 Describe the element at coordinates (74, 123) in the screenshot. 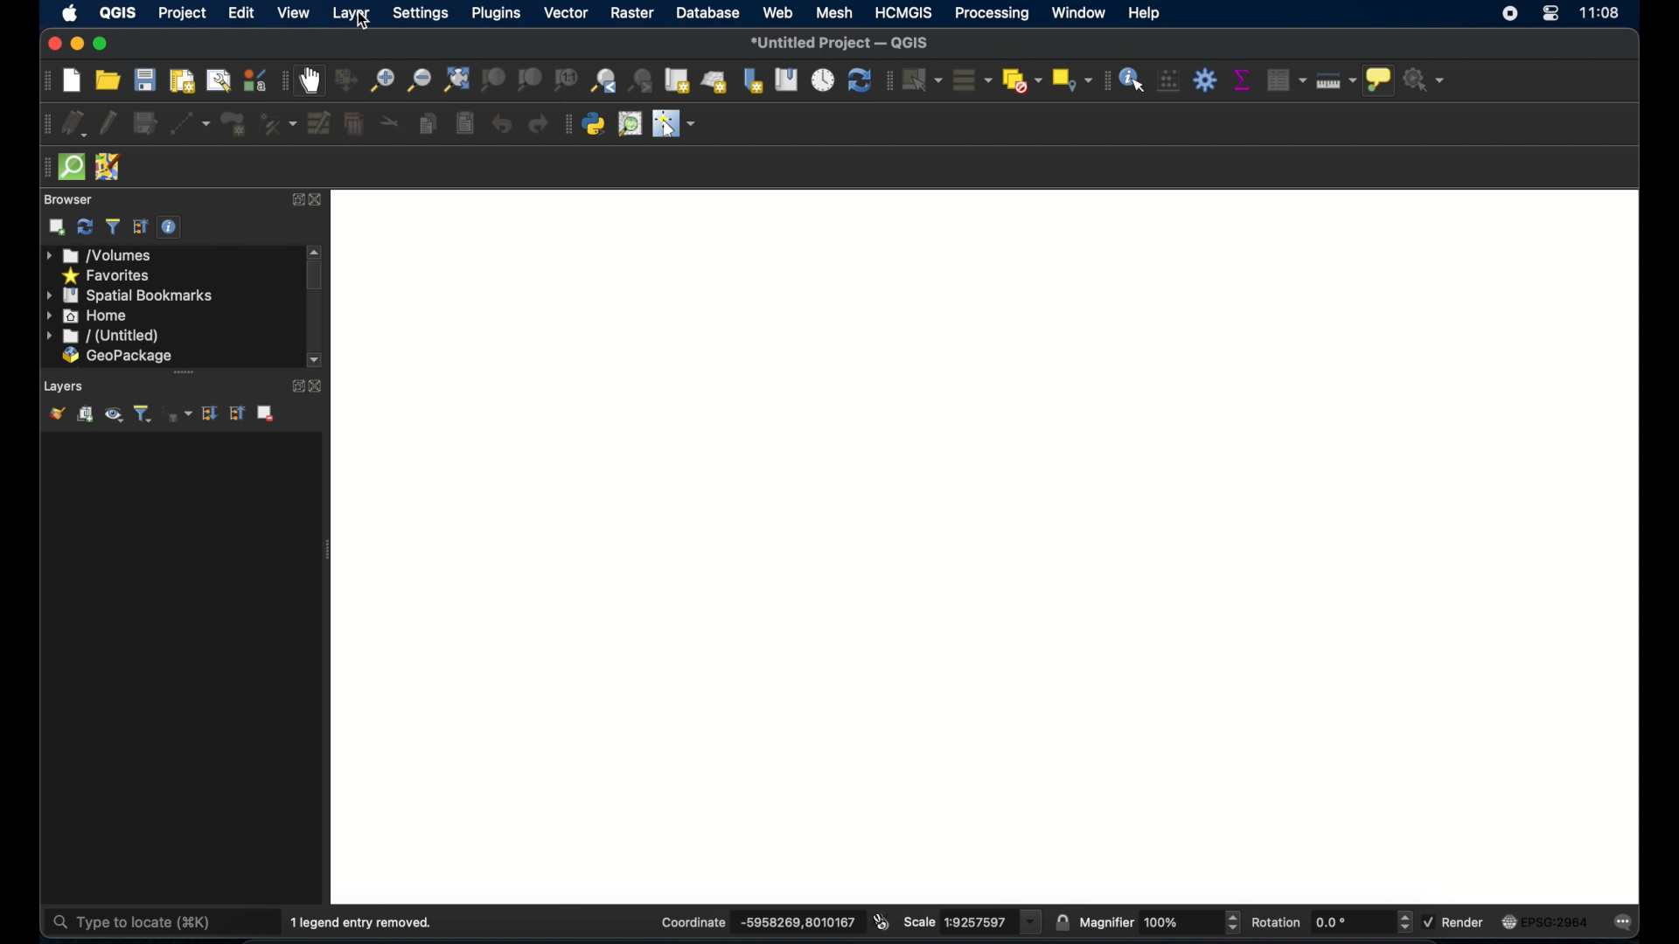

I see `current edits` at that location.